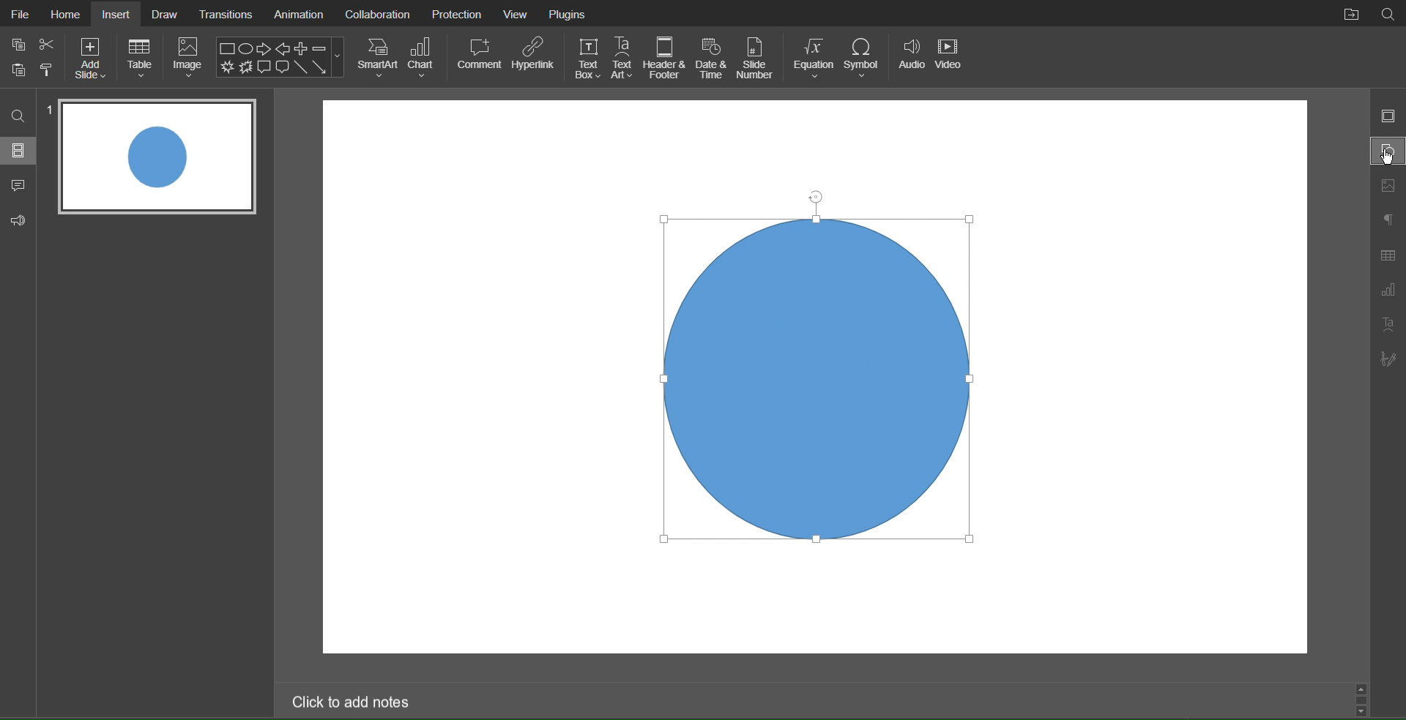 The height and width of the screenshot is (720, 1406). What do you see at coordinates (1389, 15) in the screenshot?
I see `Search` at bounding box center [1389, 15].